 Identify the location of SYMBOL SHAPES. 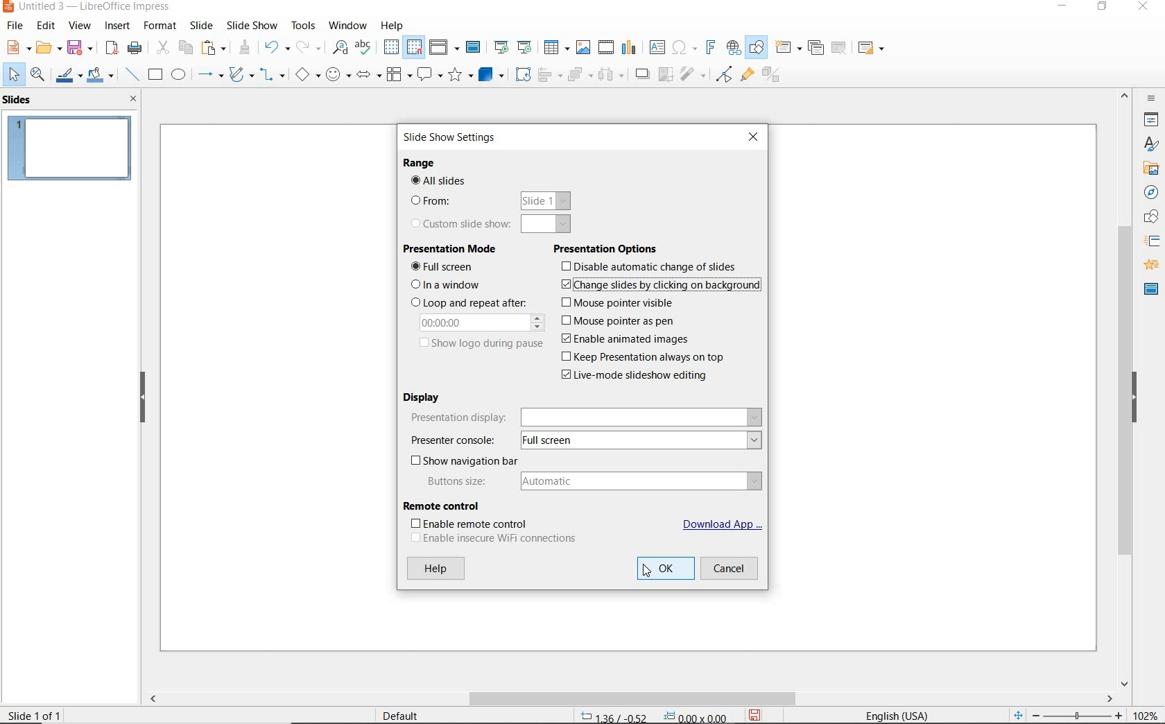
(337, 74).